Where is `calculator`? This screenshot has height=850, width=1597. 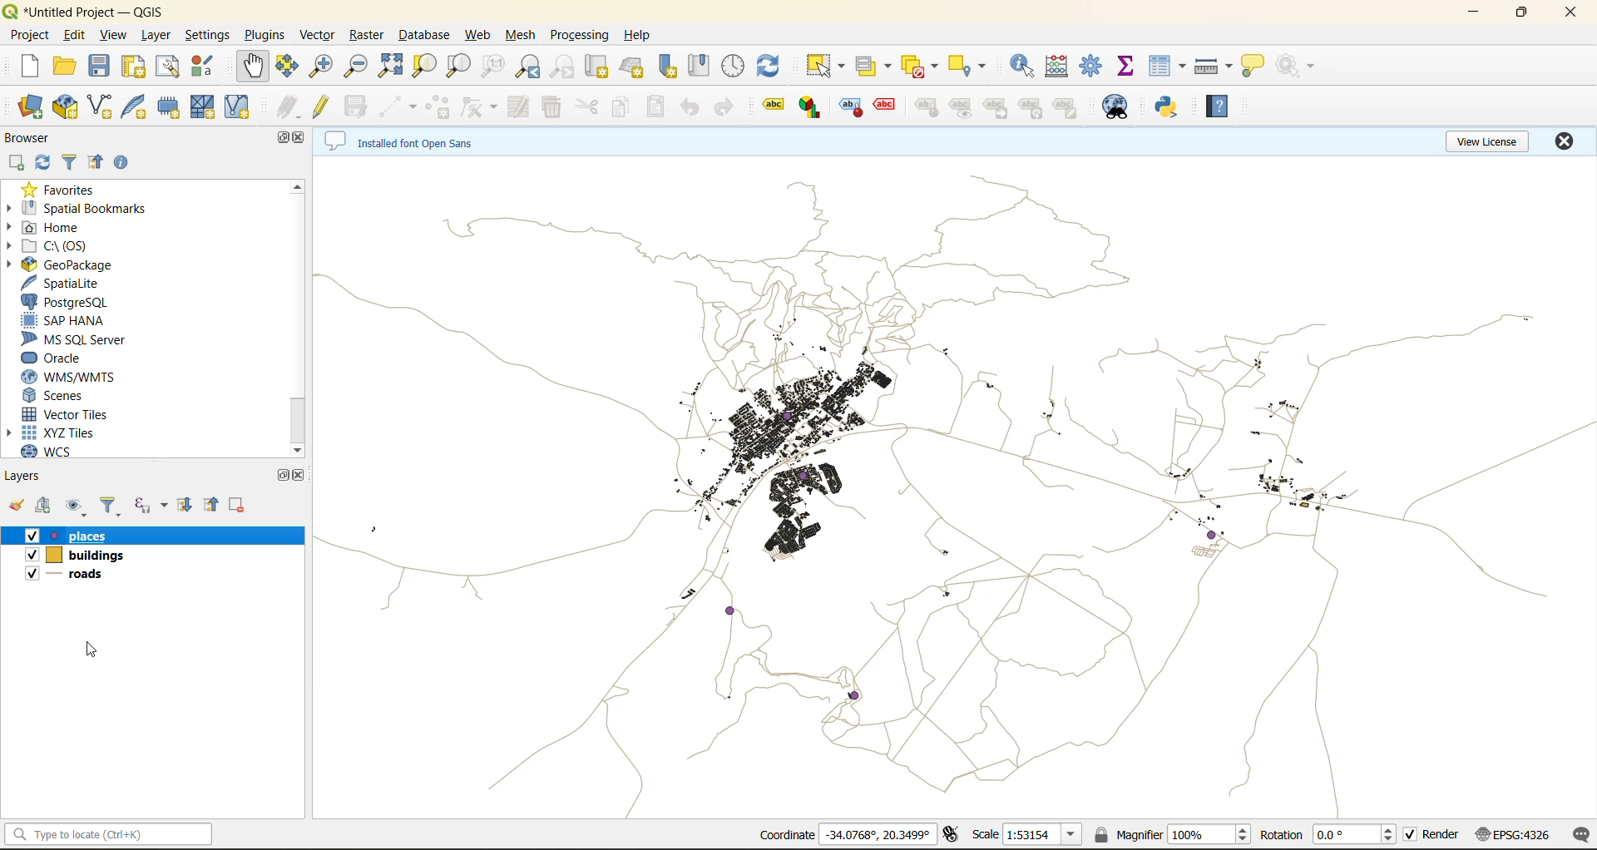 calculator is located at coordinates (1062, 68).